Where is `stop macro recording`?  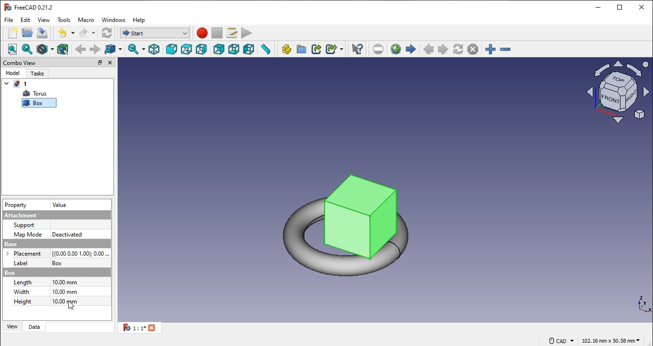
stop macro recording is located at coordinates (217, 33).